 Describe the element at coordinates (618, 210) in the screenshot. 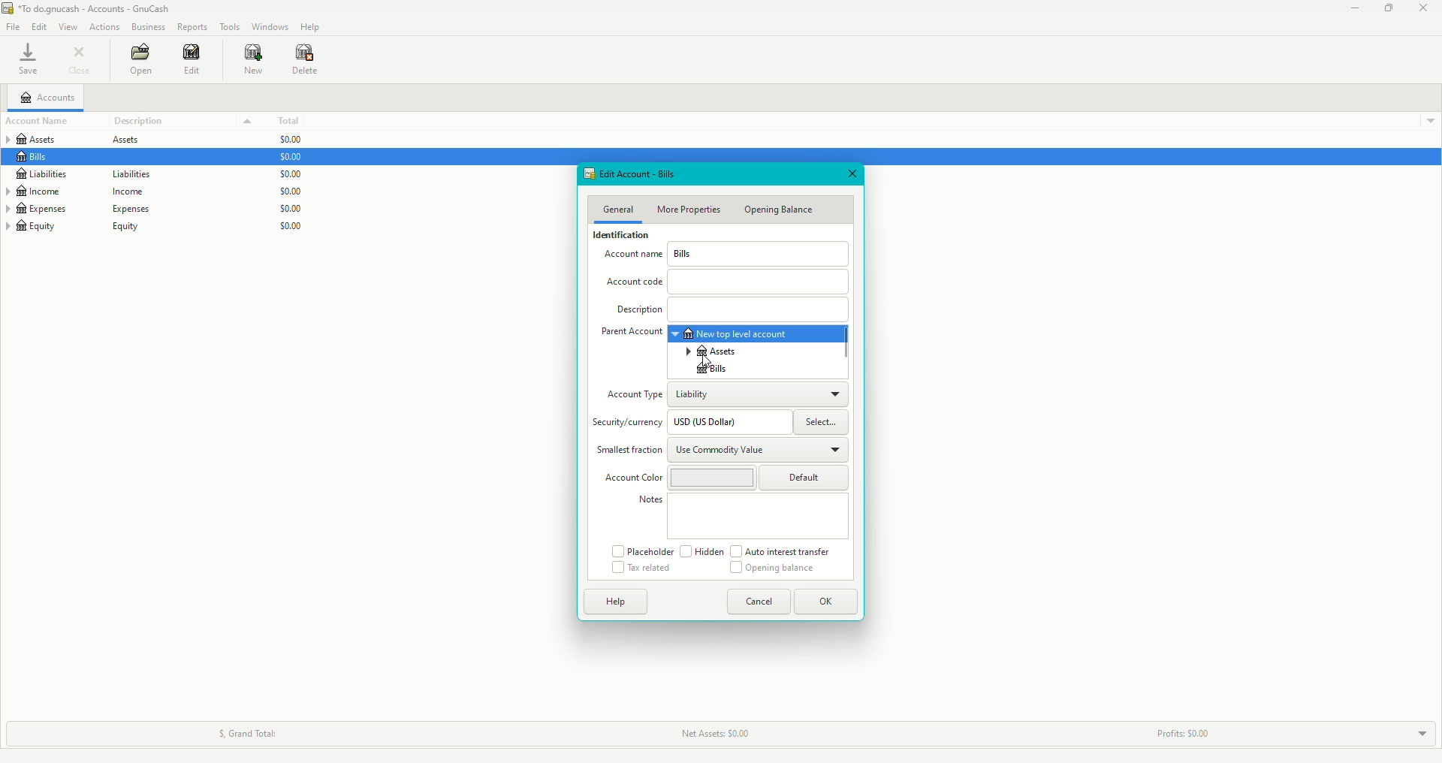

I see `General` at that location.